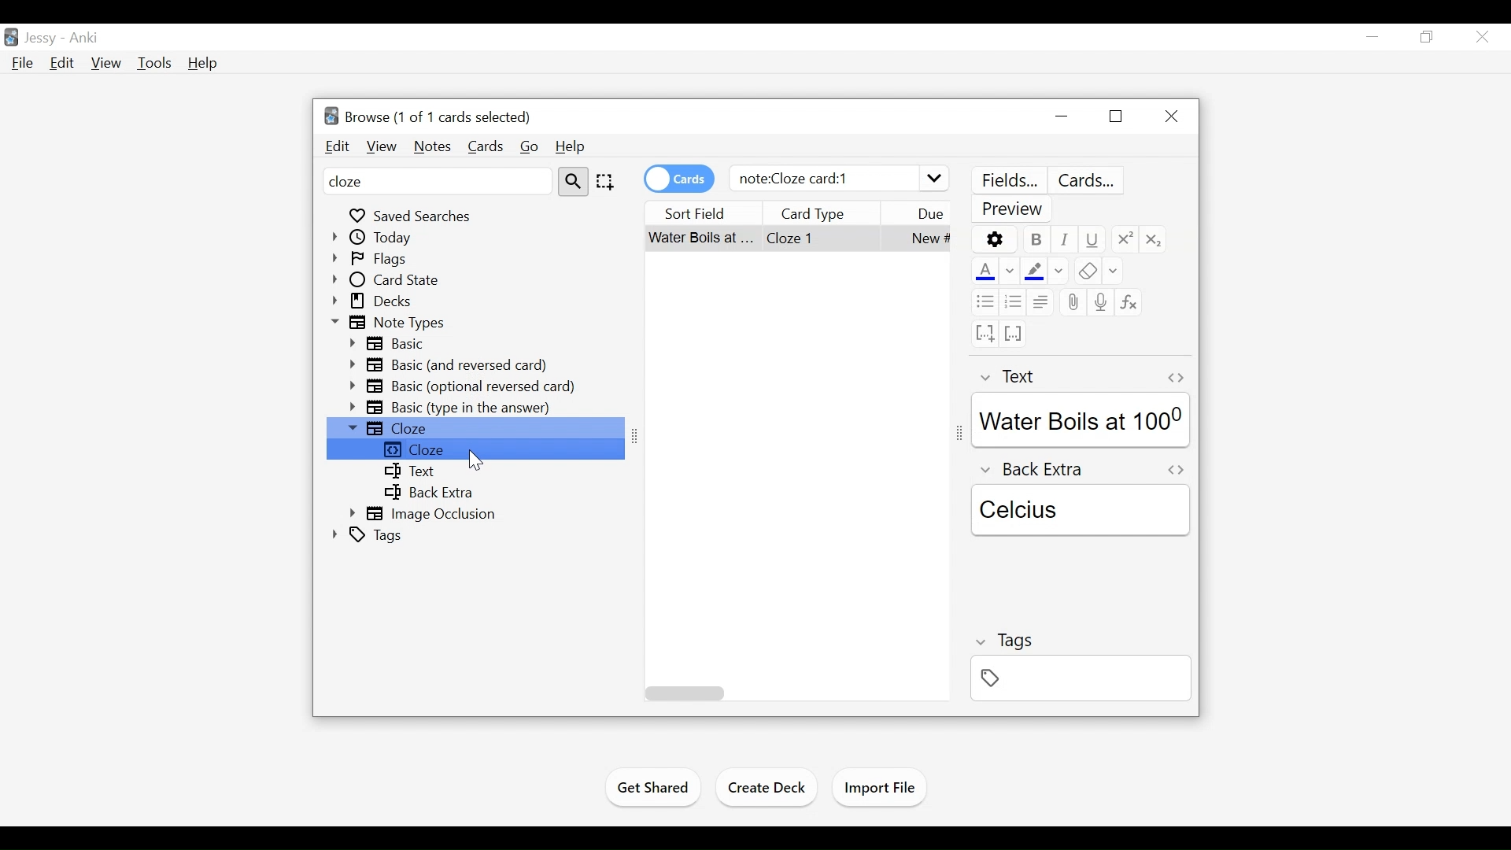 The height and width of the screenshot is (850, 1511). Describe the element at coordinates (1016, 334) in the screenshot. I see `Cloze Deletion (same card)` at that location.